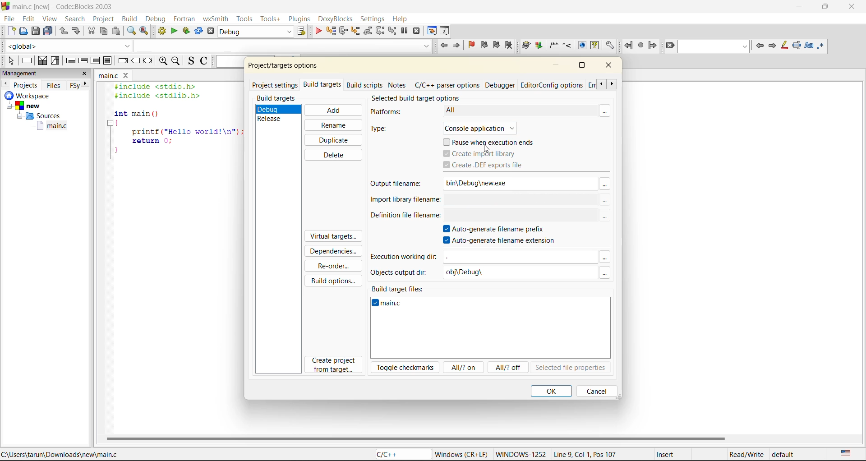  I want to click on next, so click(87, 83).